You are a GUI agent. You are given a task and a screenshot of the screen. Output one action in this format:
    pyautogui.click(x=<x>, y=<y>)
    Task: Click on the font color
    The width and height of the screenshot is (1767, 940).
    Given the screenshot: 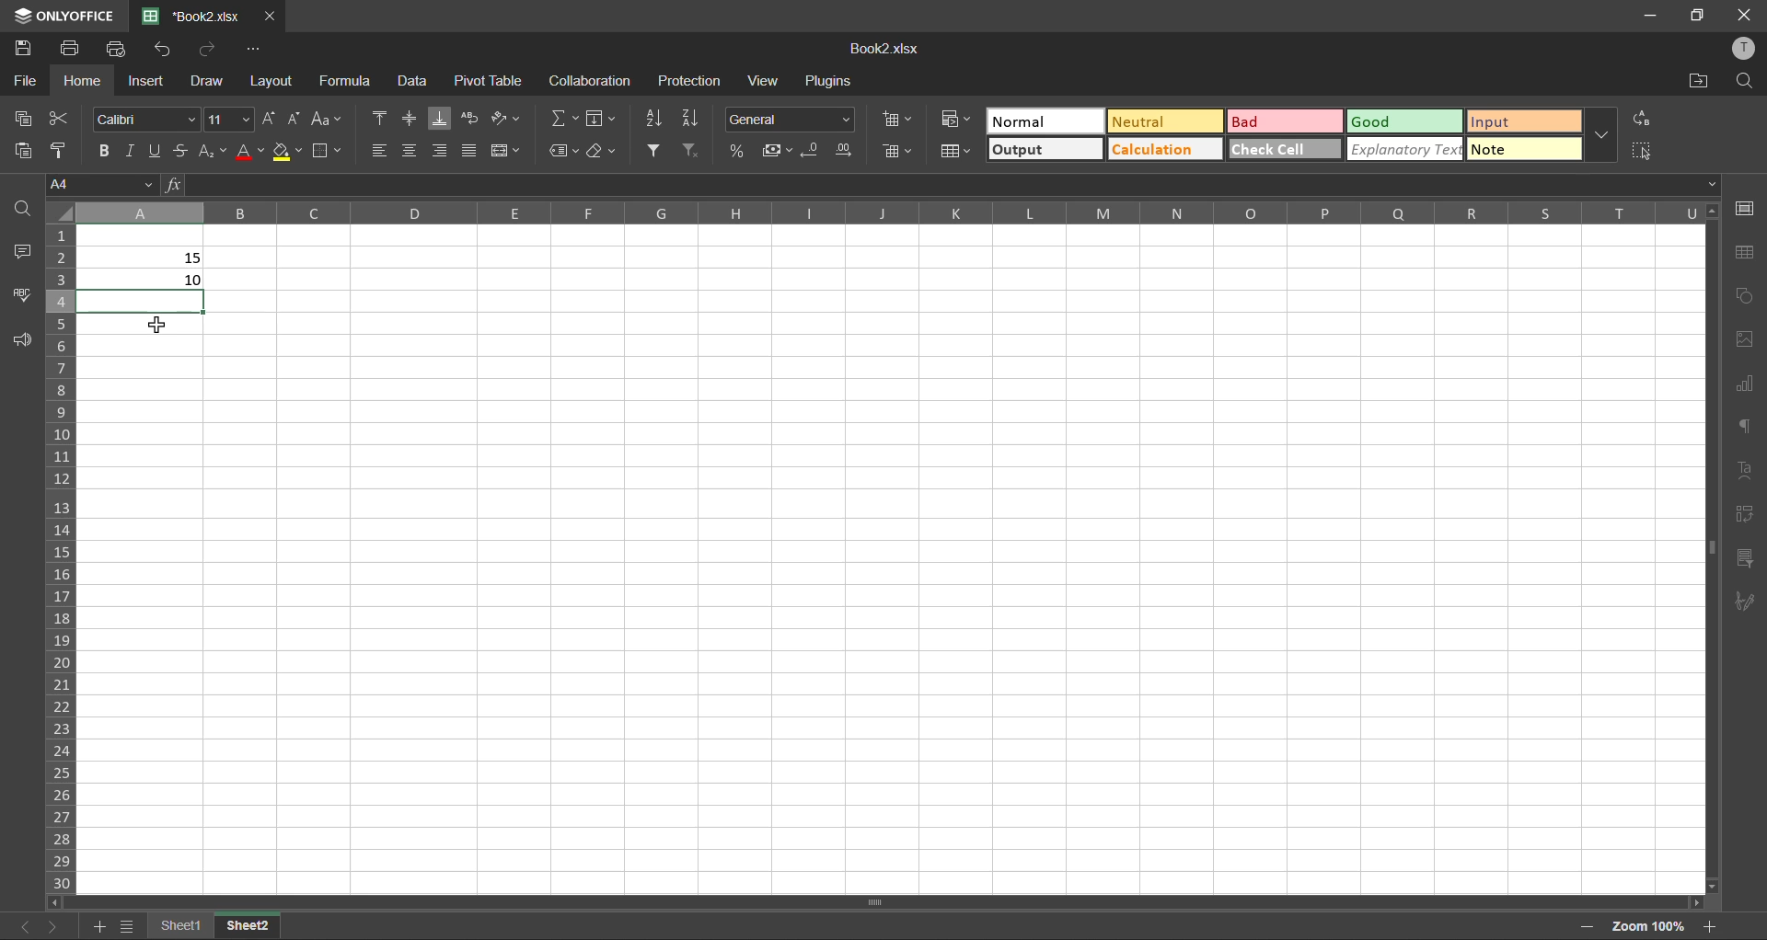 What is the action you would take?
    pyautogui.click(x=248, y=148)
    